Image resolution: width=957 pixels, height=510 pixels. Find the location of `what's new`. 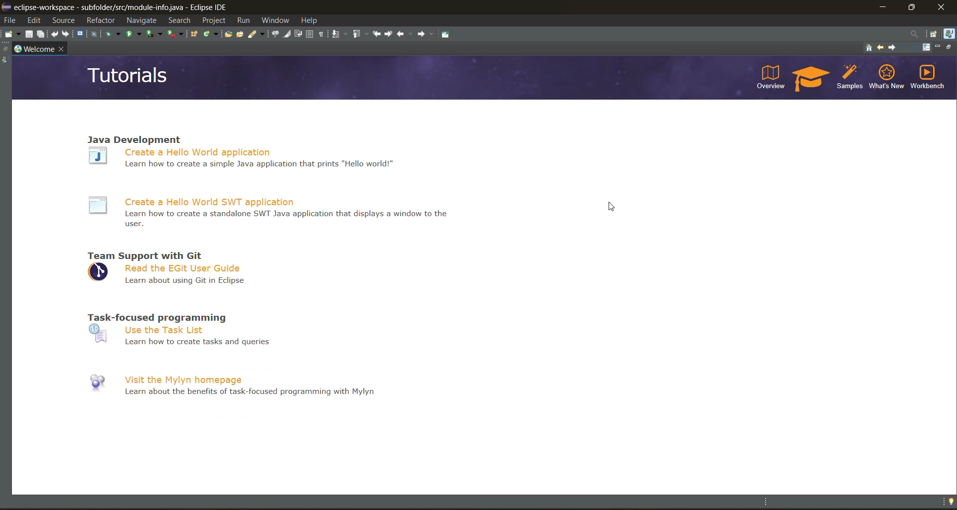

what's new is located at coordinates (887, 76).